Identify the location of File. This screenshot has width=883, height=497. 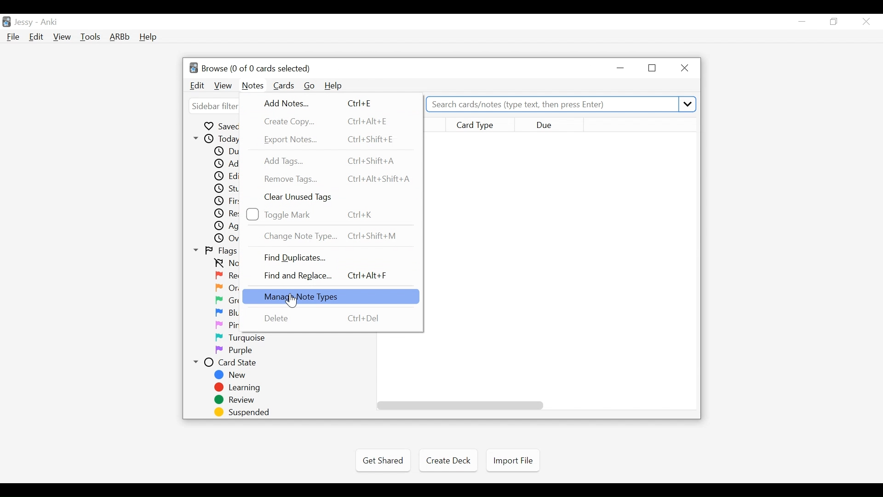
(13, 38).